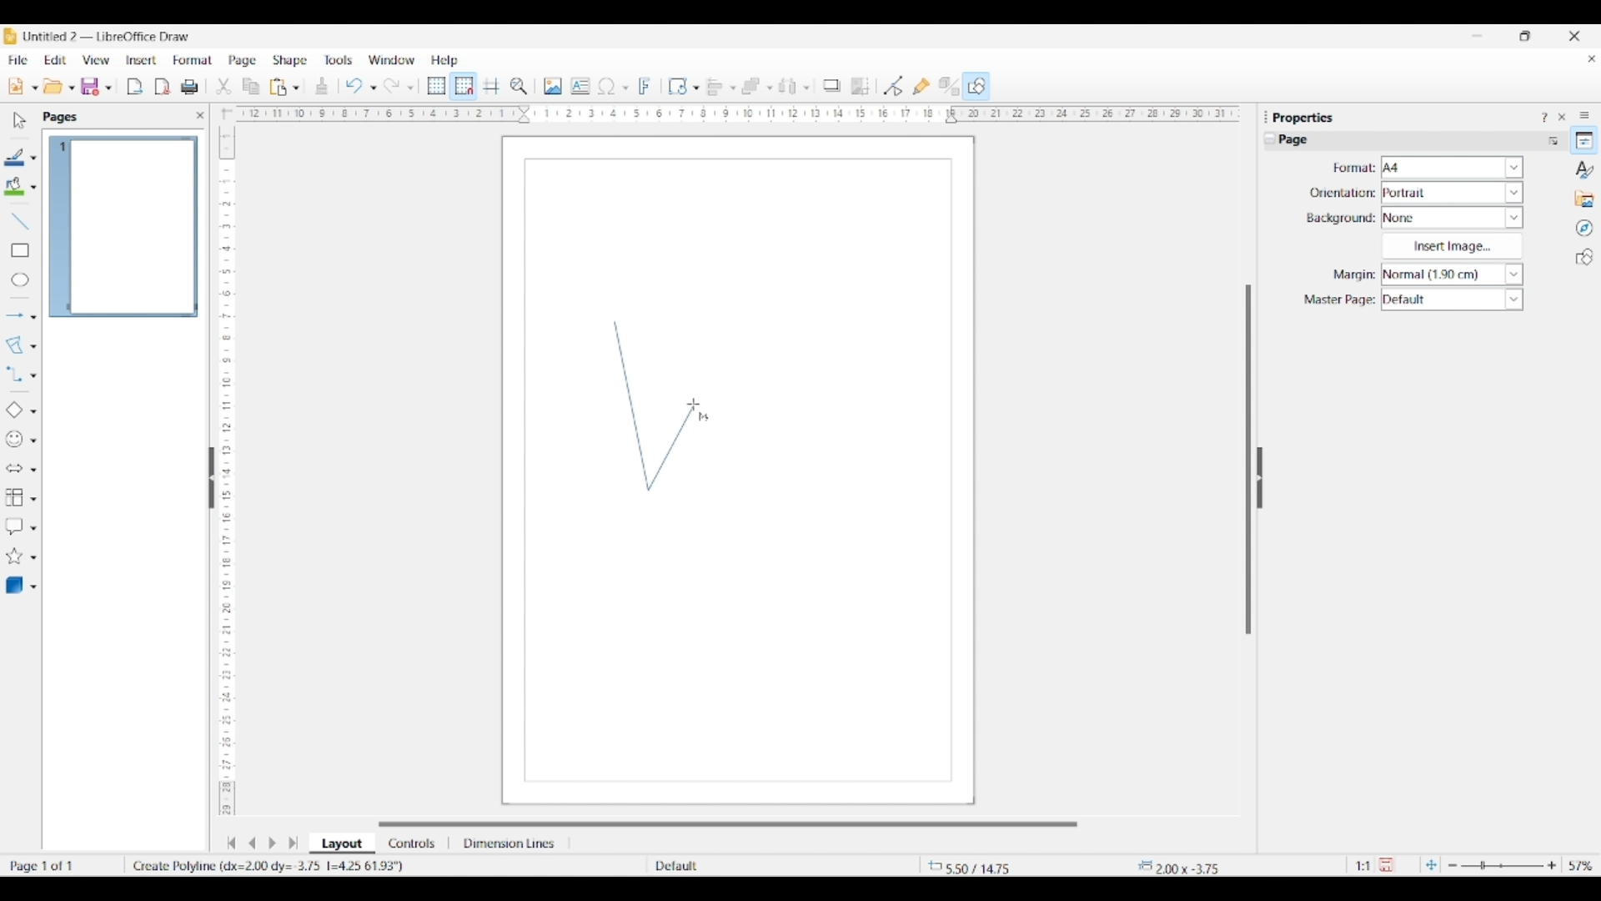  Describe the element at coordinates (1453, 192) in the screenshot. I see `Orientation options` at that location.